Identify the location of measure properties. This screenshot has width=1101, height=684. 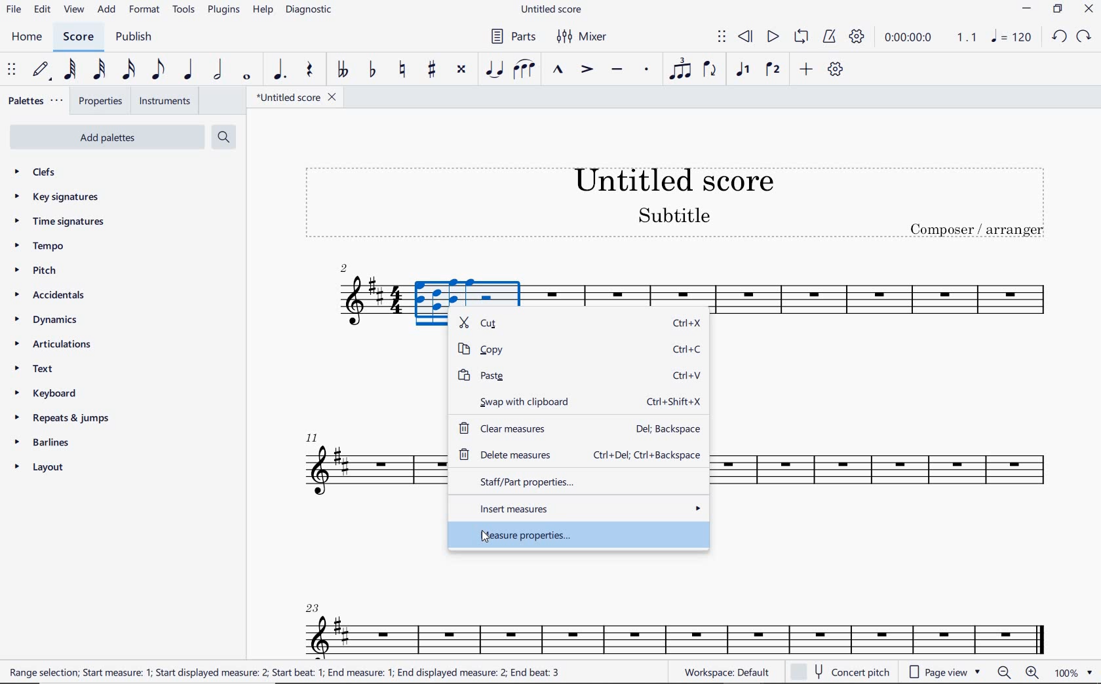
(577, 533).